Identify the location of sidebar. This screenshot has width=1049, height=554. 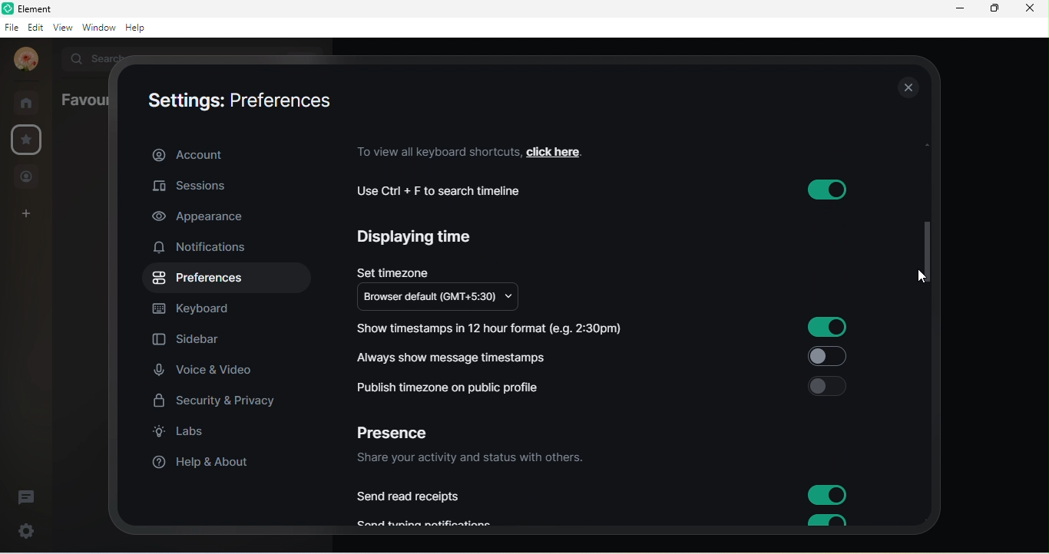
(188, 341).